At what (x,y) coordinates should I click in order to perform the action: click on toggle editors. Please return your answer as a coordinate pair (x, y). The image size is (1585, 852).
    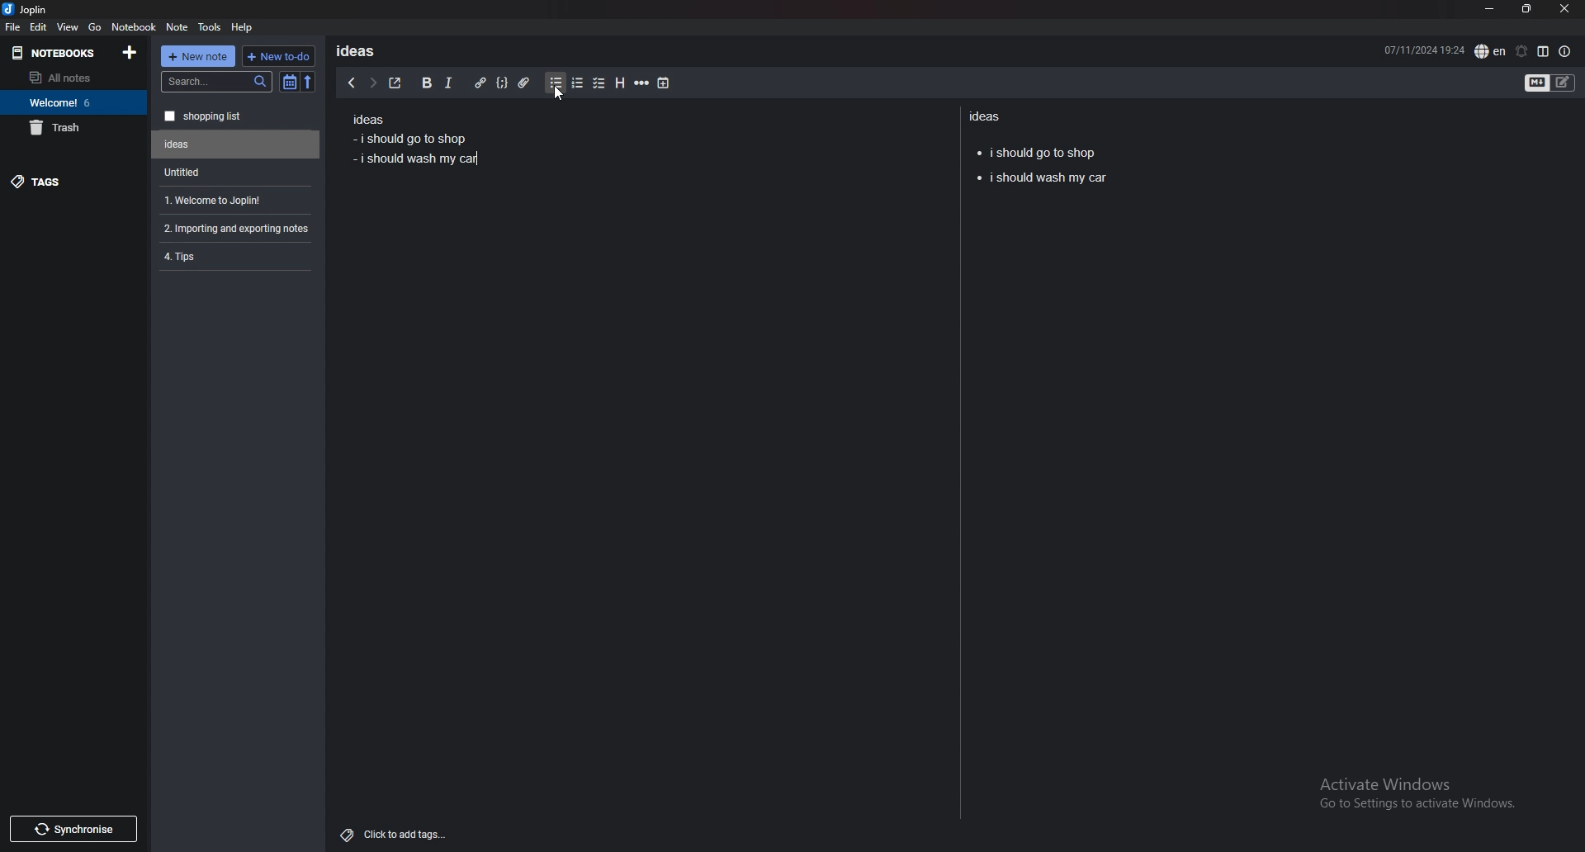
    Looking at the image, I should click on (1550, 84).